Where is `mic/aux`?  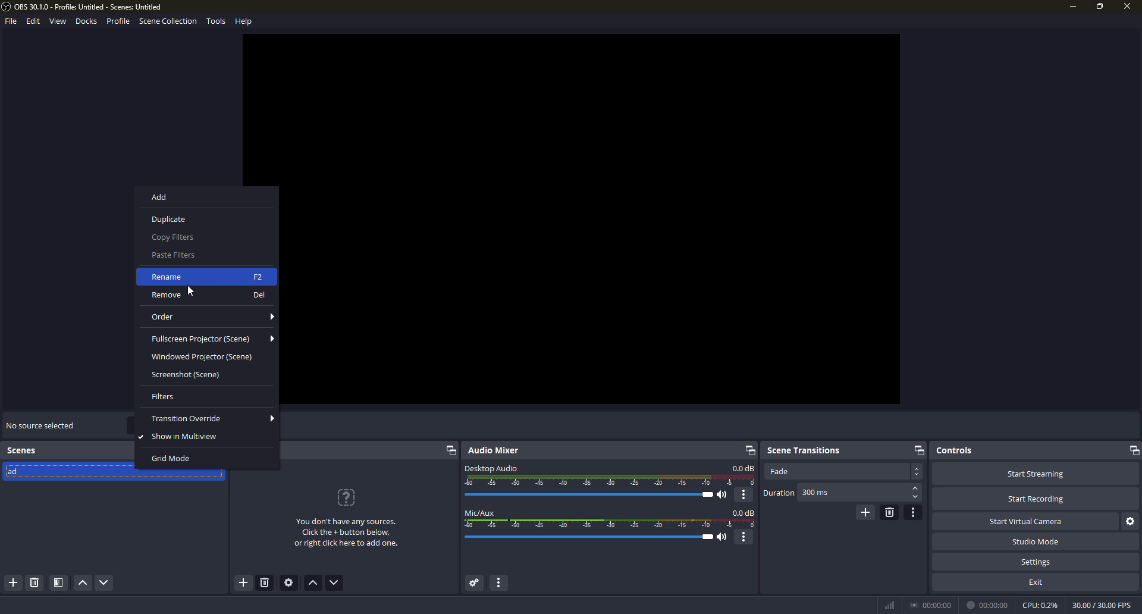
mic/aux is located at coordinates (481, 512).